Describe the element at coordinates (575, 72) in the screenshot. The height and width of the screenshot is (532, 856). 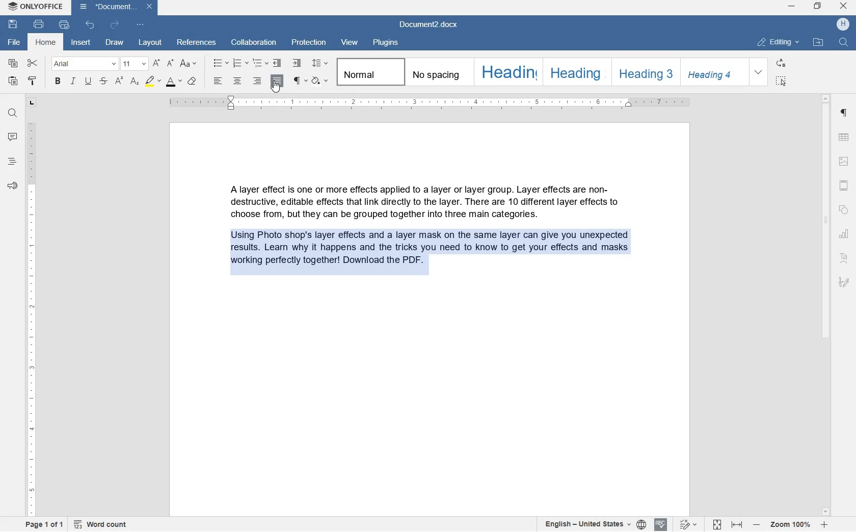
I see `HEADING ` at that location.